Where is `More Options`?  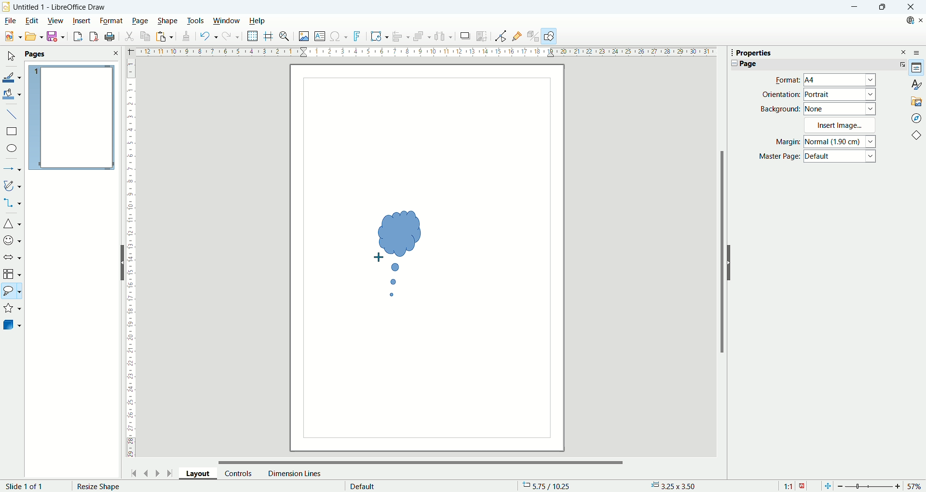
More Options is located at coordinates (900, 64).